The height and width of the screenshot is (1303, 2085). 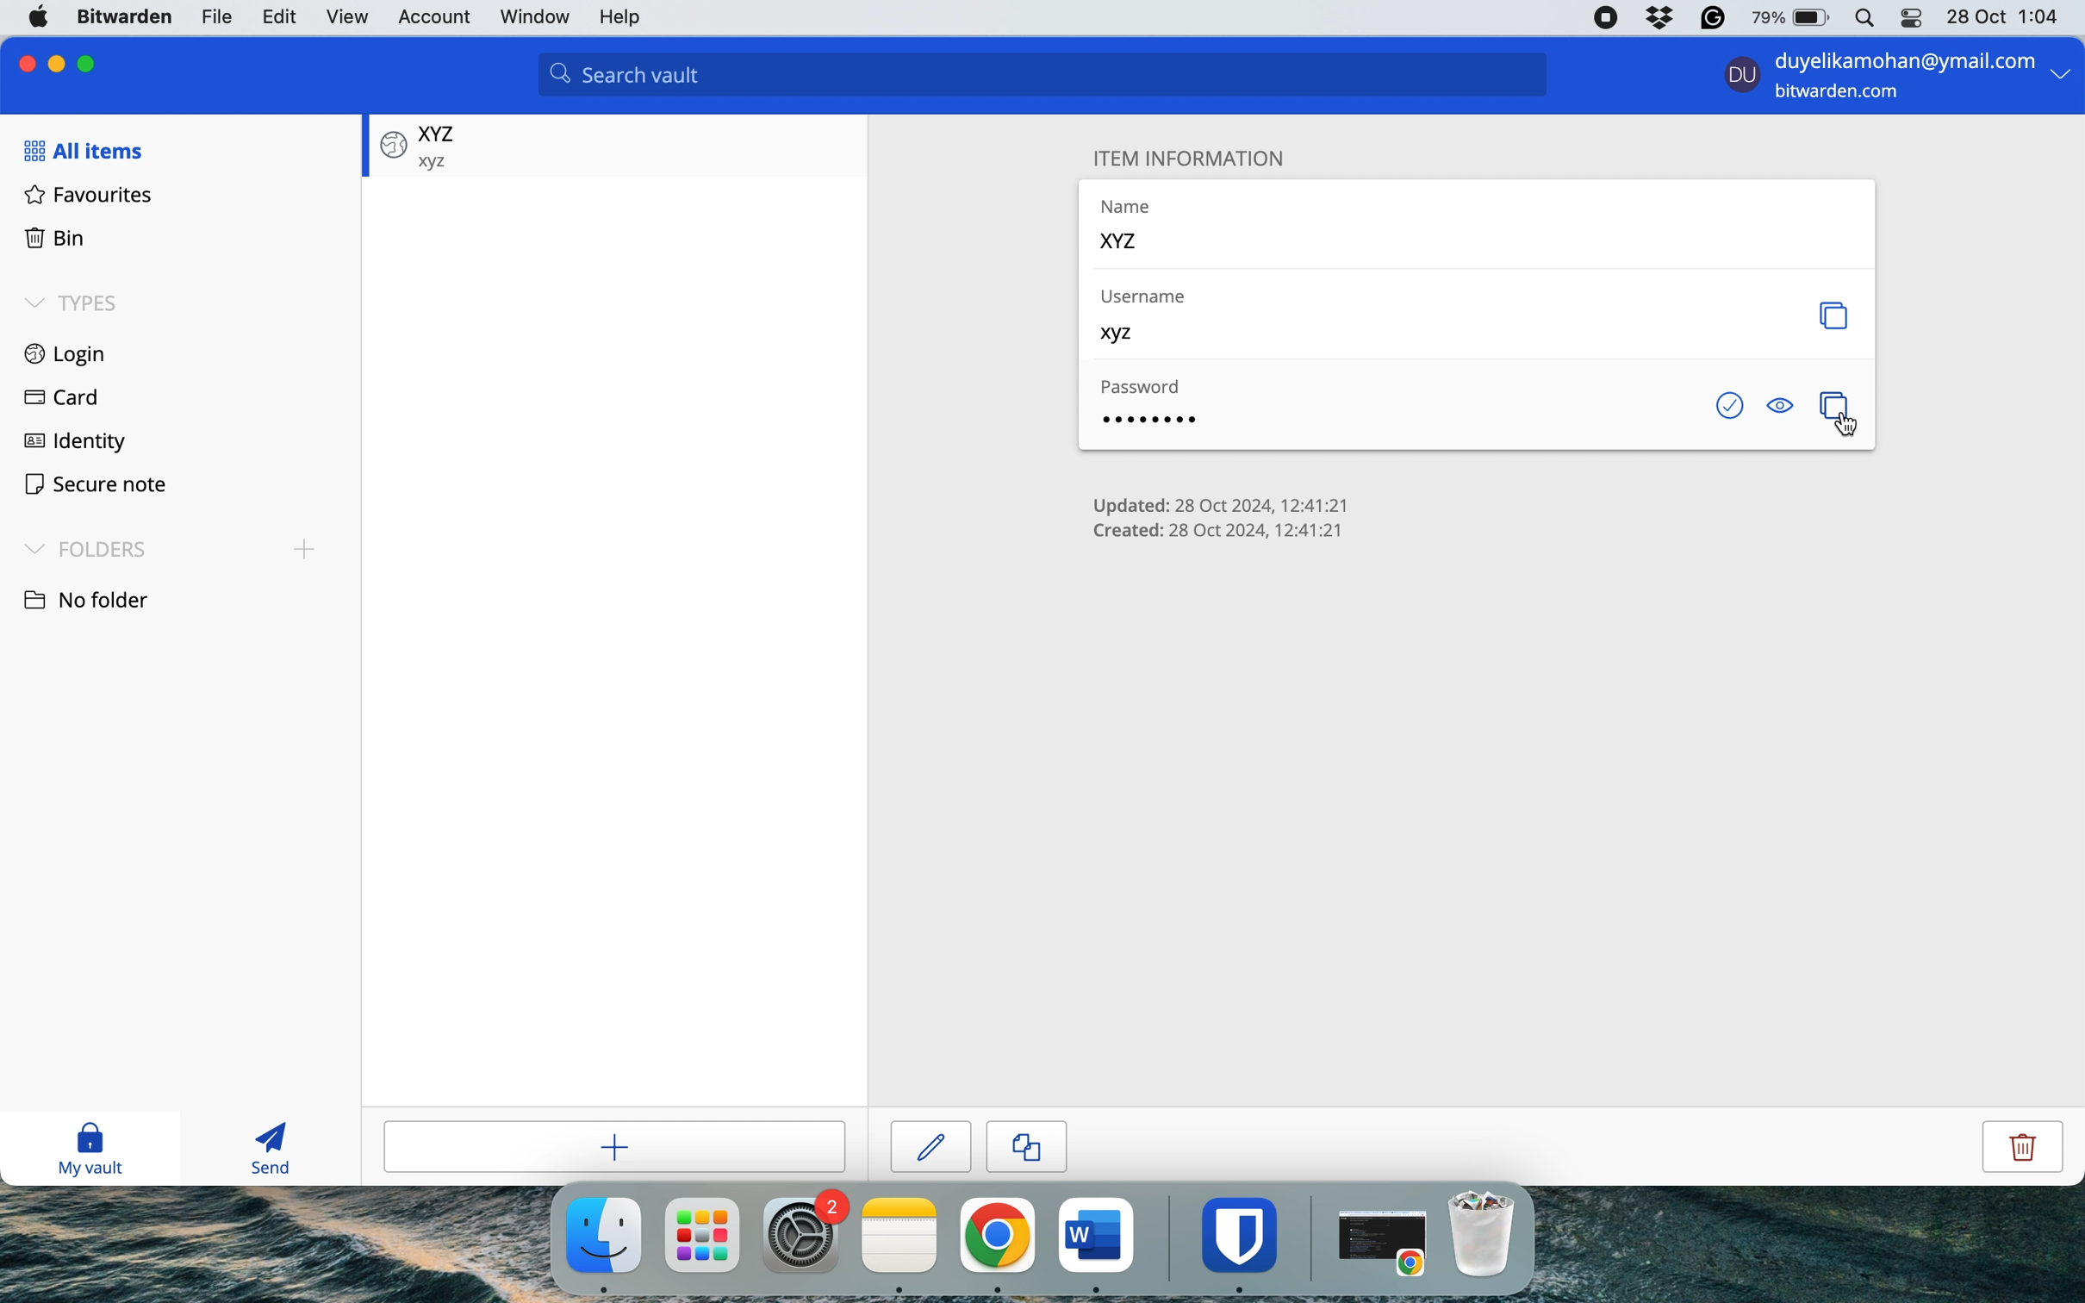 I want to click on no folder, so click(x=101, y=597).